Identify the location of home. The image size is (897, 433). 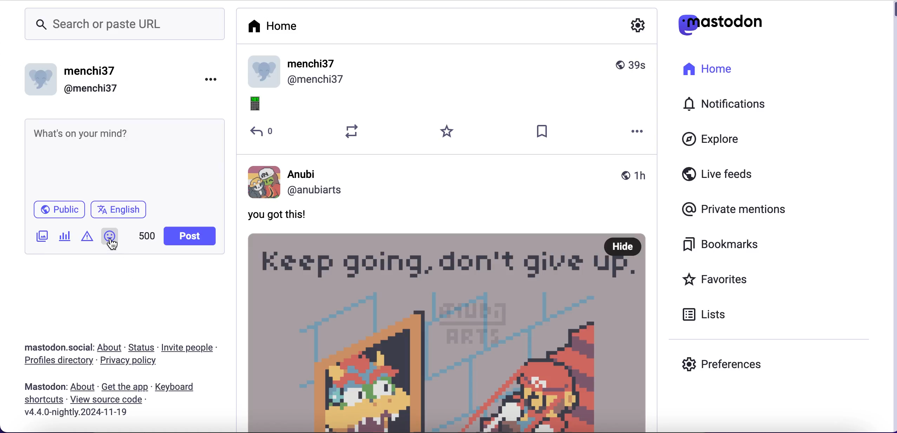
(288, 28).